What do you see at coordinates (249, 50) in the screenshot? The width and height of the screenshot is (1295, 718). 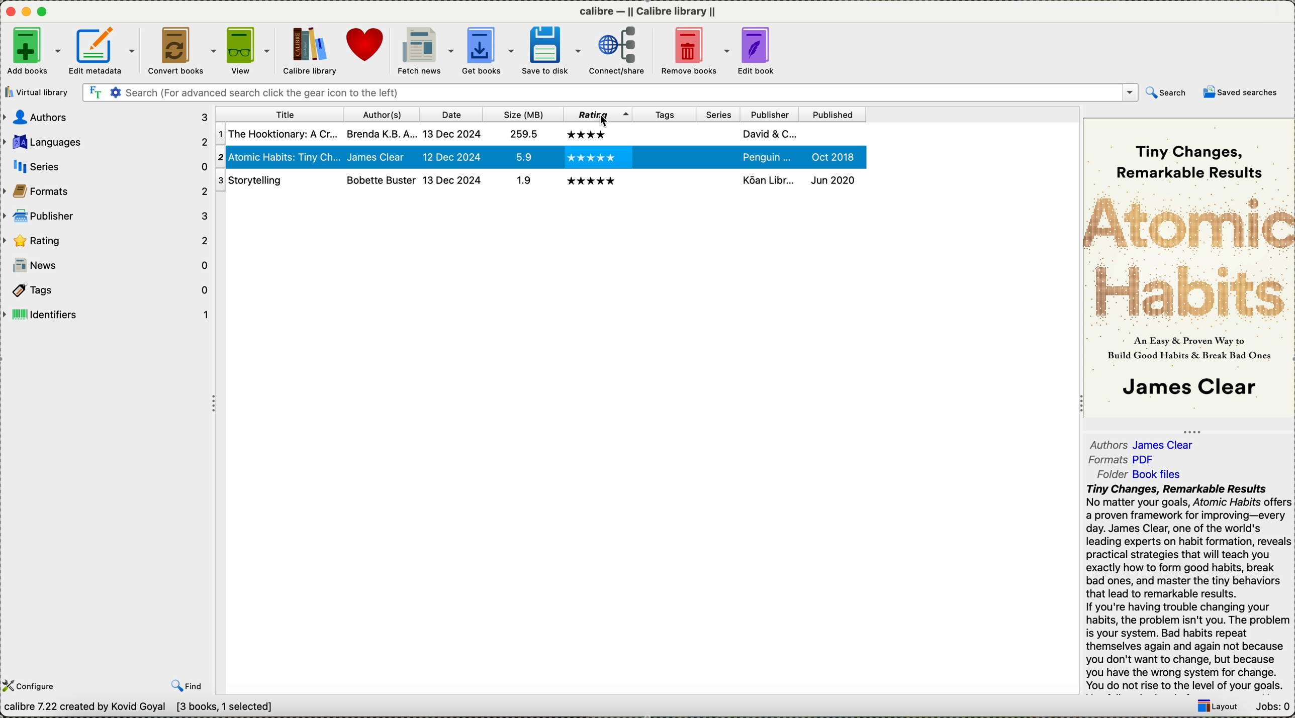 I see `view` at bounding box center [249, 50].